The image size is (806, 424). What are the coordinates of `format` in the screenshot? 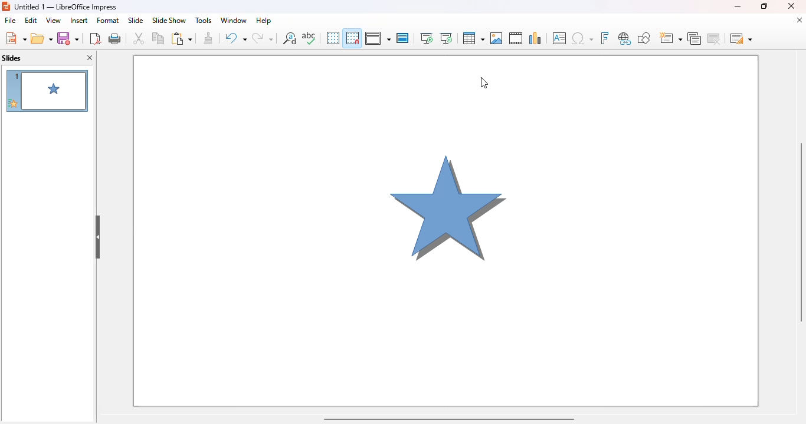 It's located at (108, 20).